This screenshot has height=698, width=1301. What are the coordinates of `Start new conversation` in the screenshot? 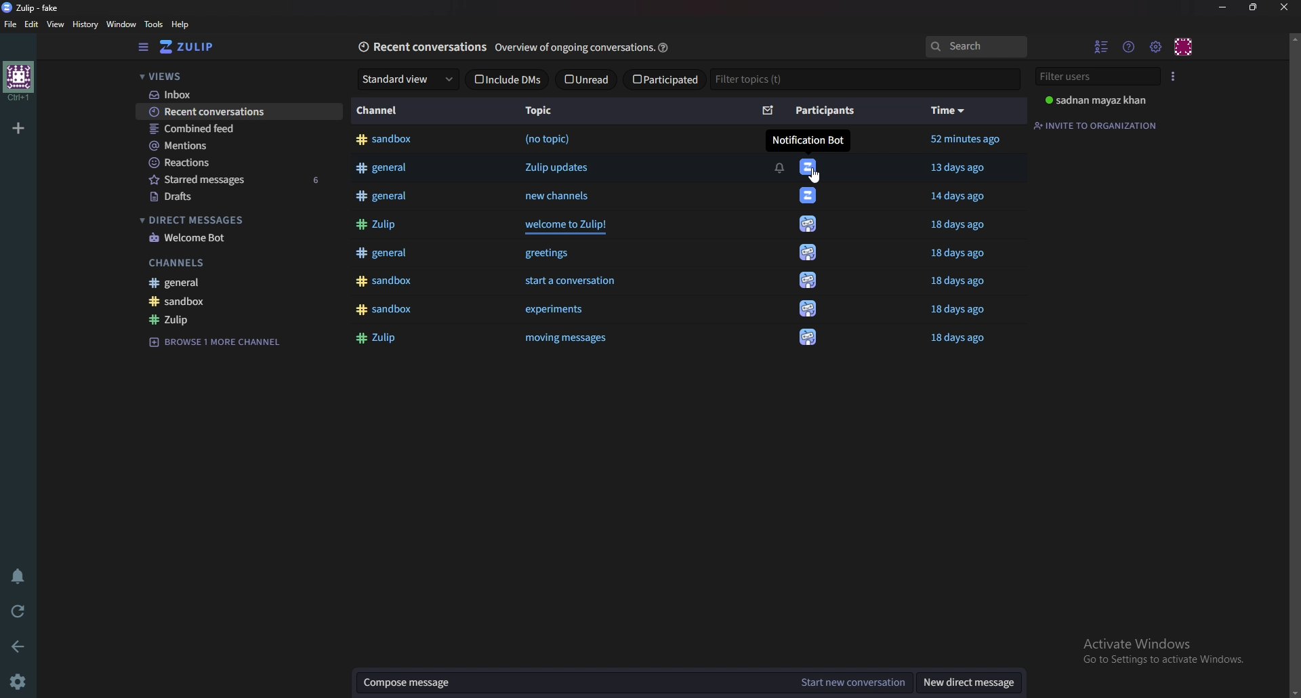 It's located at (851, 682).